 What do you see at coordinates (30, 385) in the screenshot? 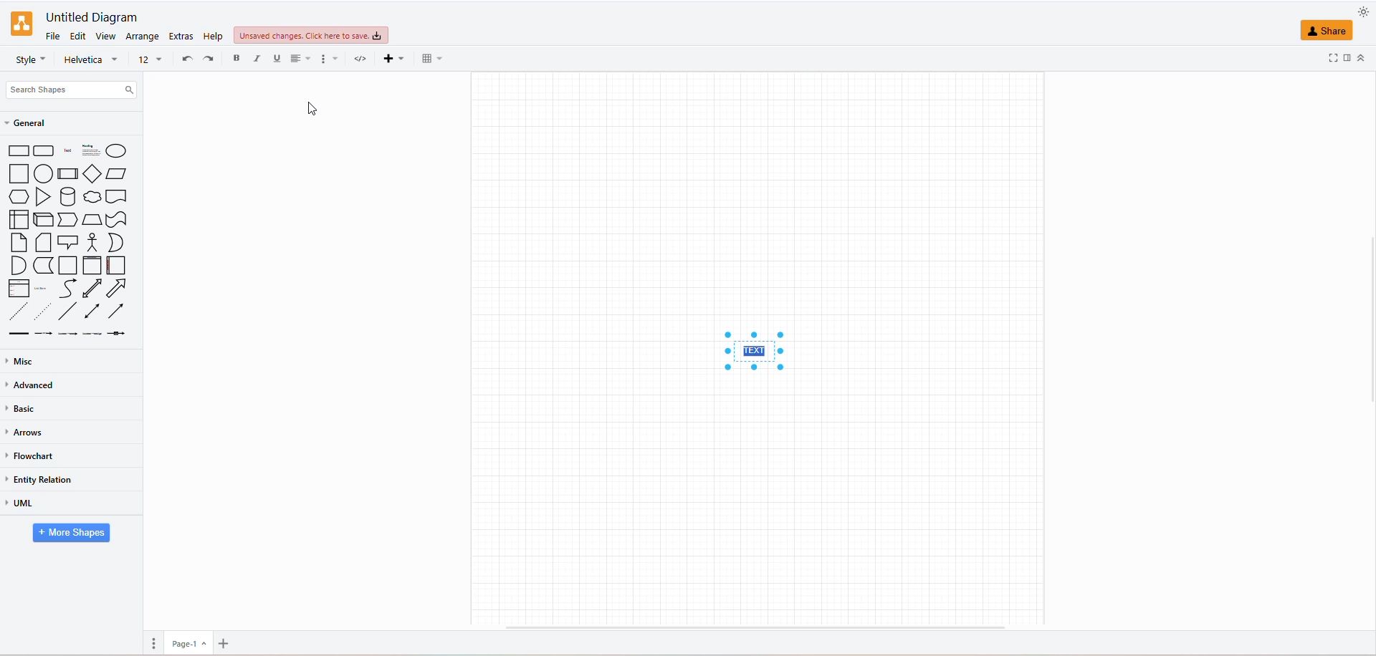
I see `advanced` at bounding box center [30, 385].